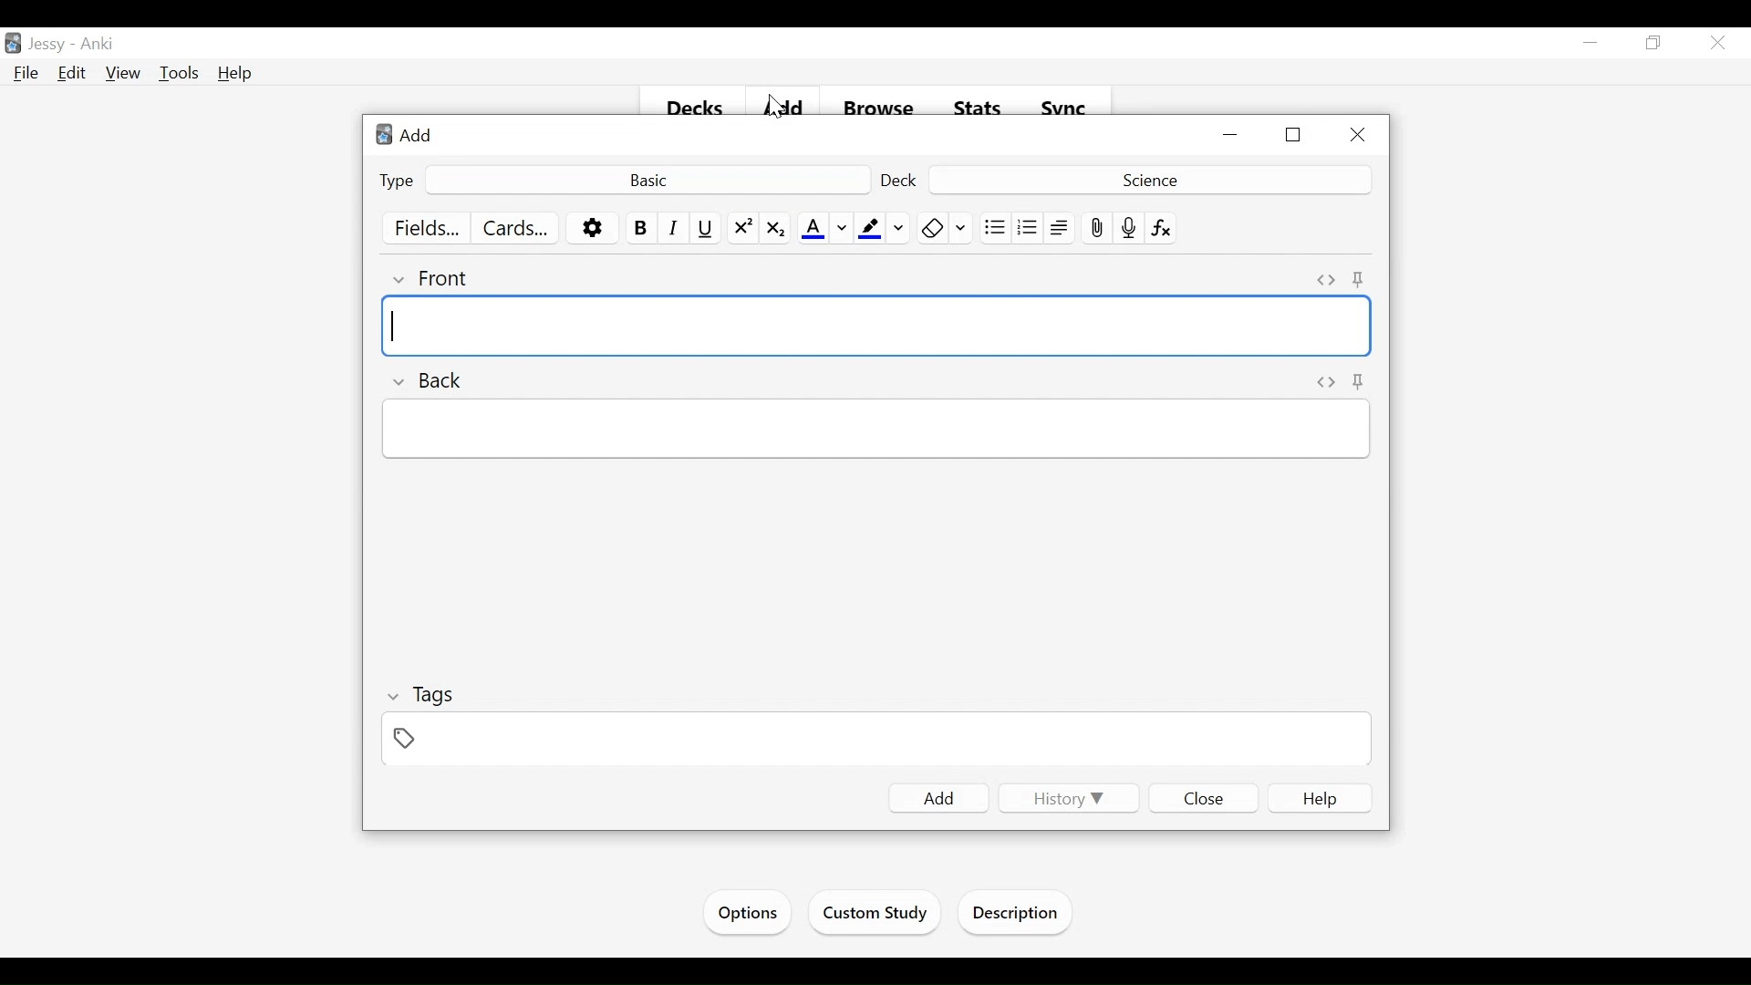  I want to click on Options, so click(745, 913).